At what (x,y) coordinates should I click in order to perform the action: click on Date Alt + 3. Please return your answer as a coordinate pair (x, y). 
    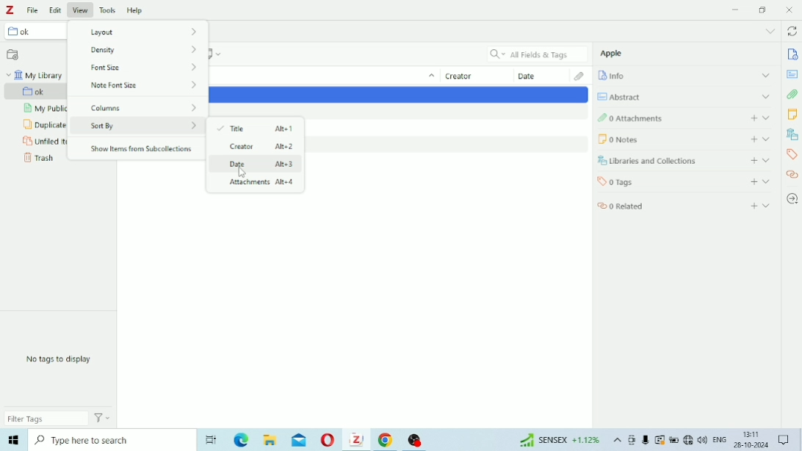
    Looking at the image, I should click on (257, 165).